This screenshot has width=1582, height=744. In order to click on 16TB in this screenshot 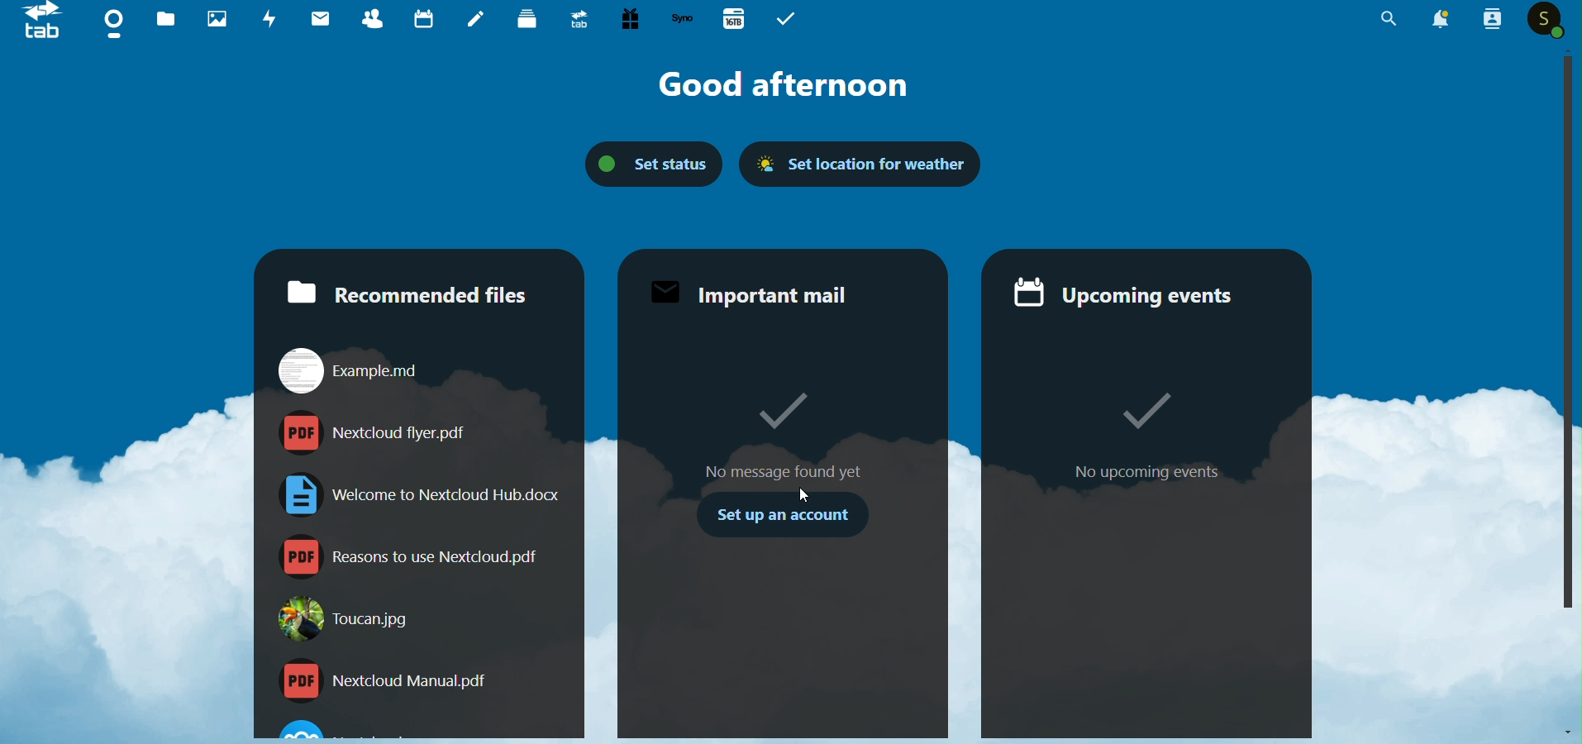, I will do `click(731, 18)`.